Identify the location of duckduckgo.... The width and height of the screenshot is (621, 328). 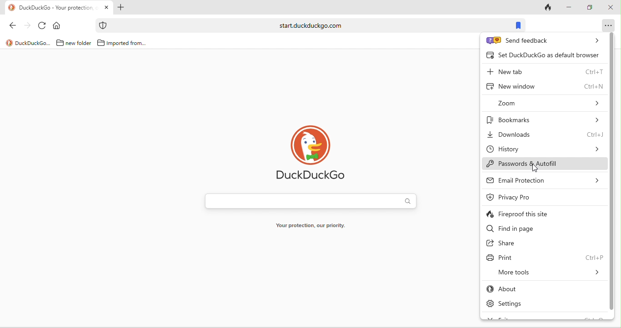
(28, 43).